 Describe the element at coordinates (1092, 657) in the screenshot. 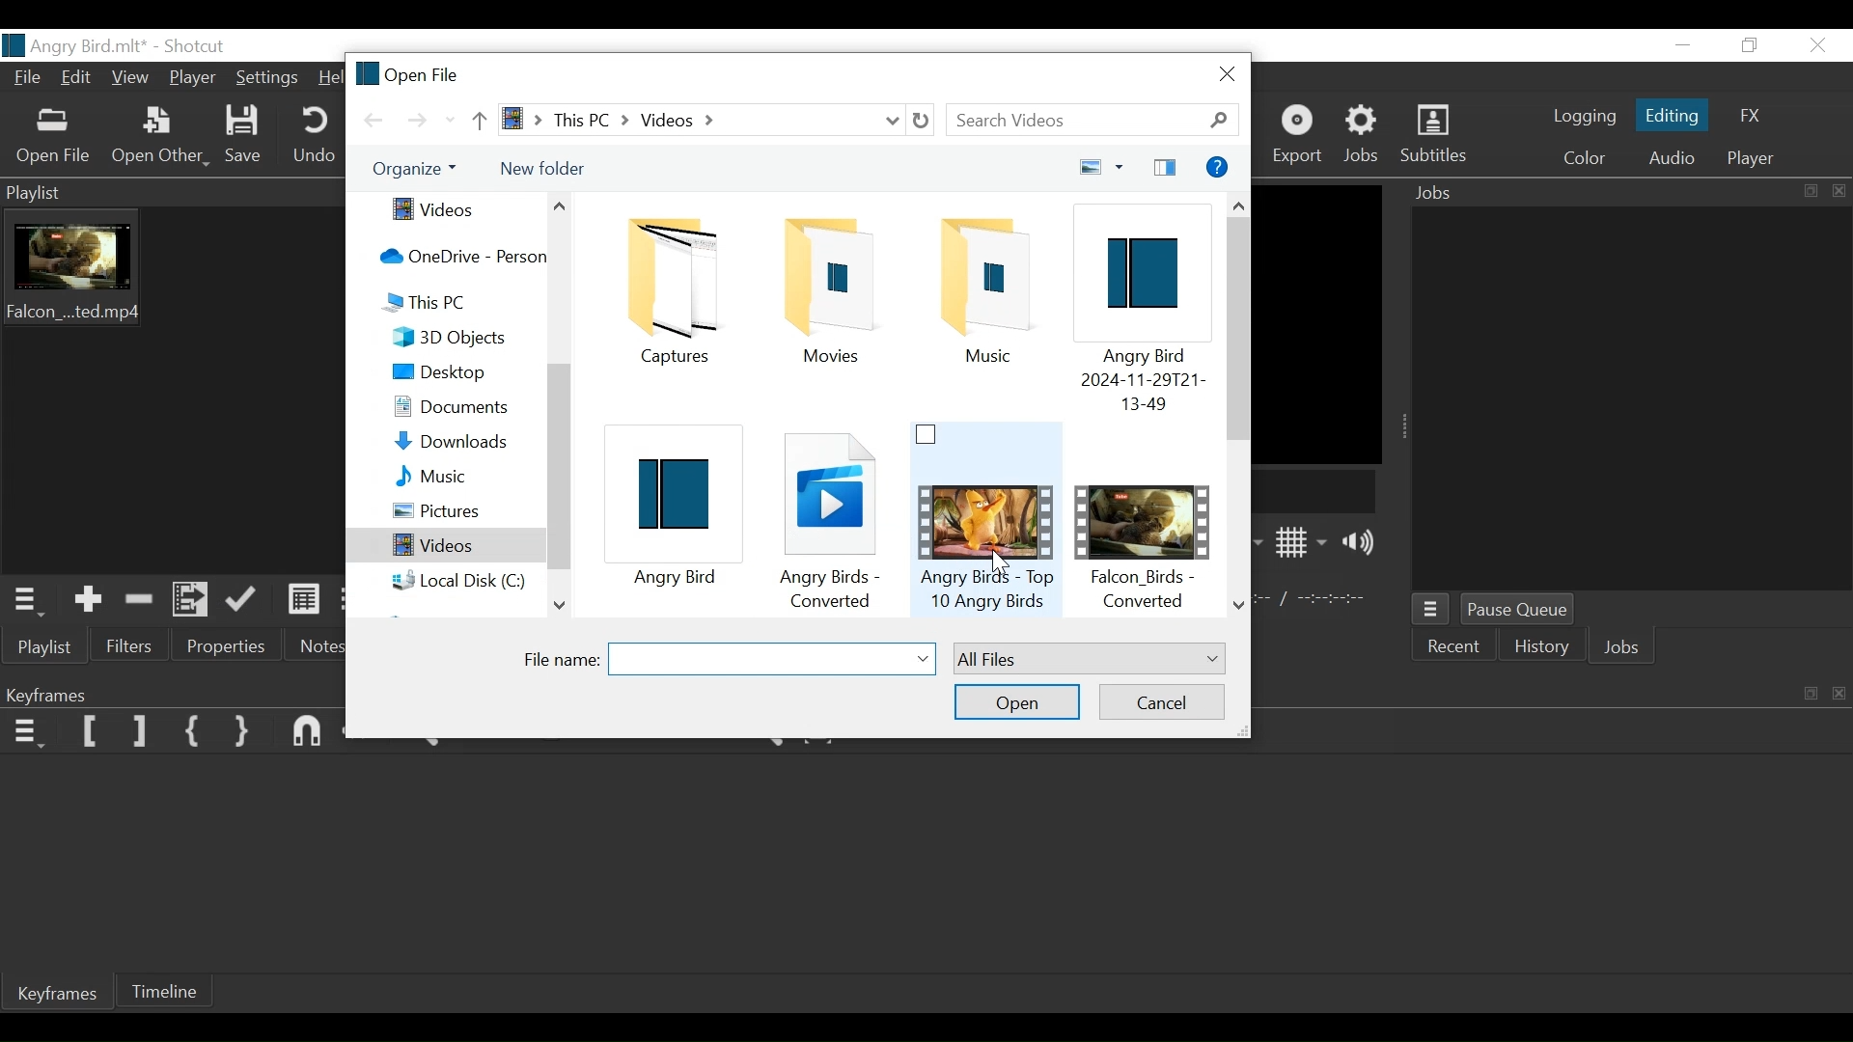

I see `Select File TYPE` at that location.